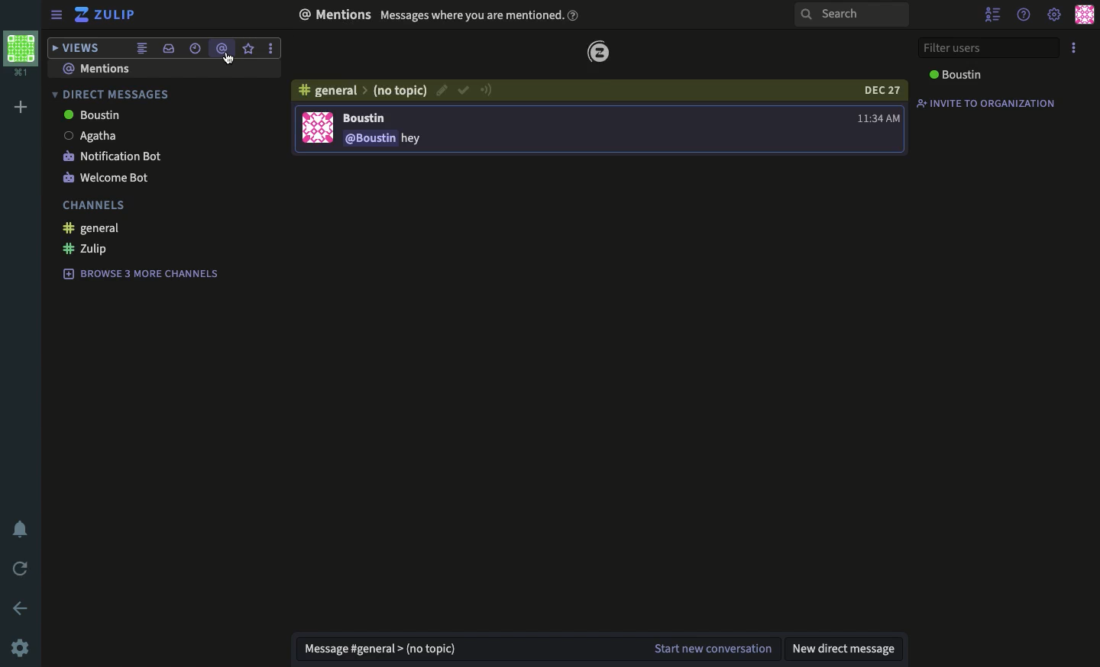 Image resolution: width=1100 pixels, height=667 pixels. What do you see at coordinates (24, 528) in the screenshot?
I see `notification` at bounding box center [24, 528].